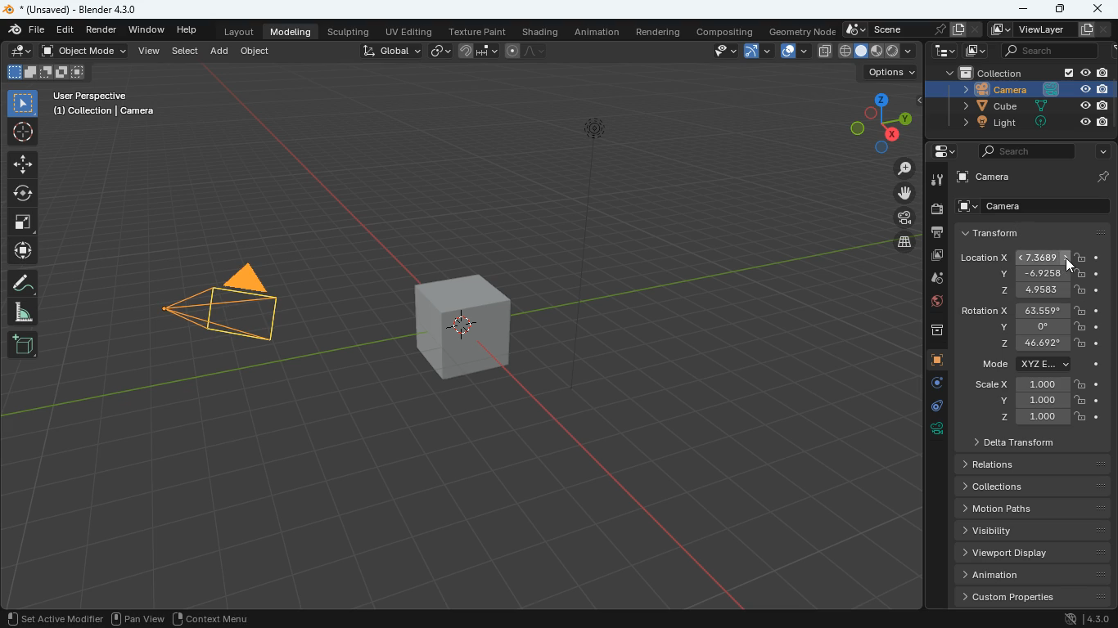  Describe the element at coordinates (140, 617) in the screenshot. I see `pan view` at that location.